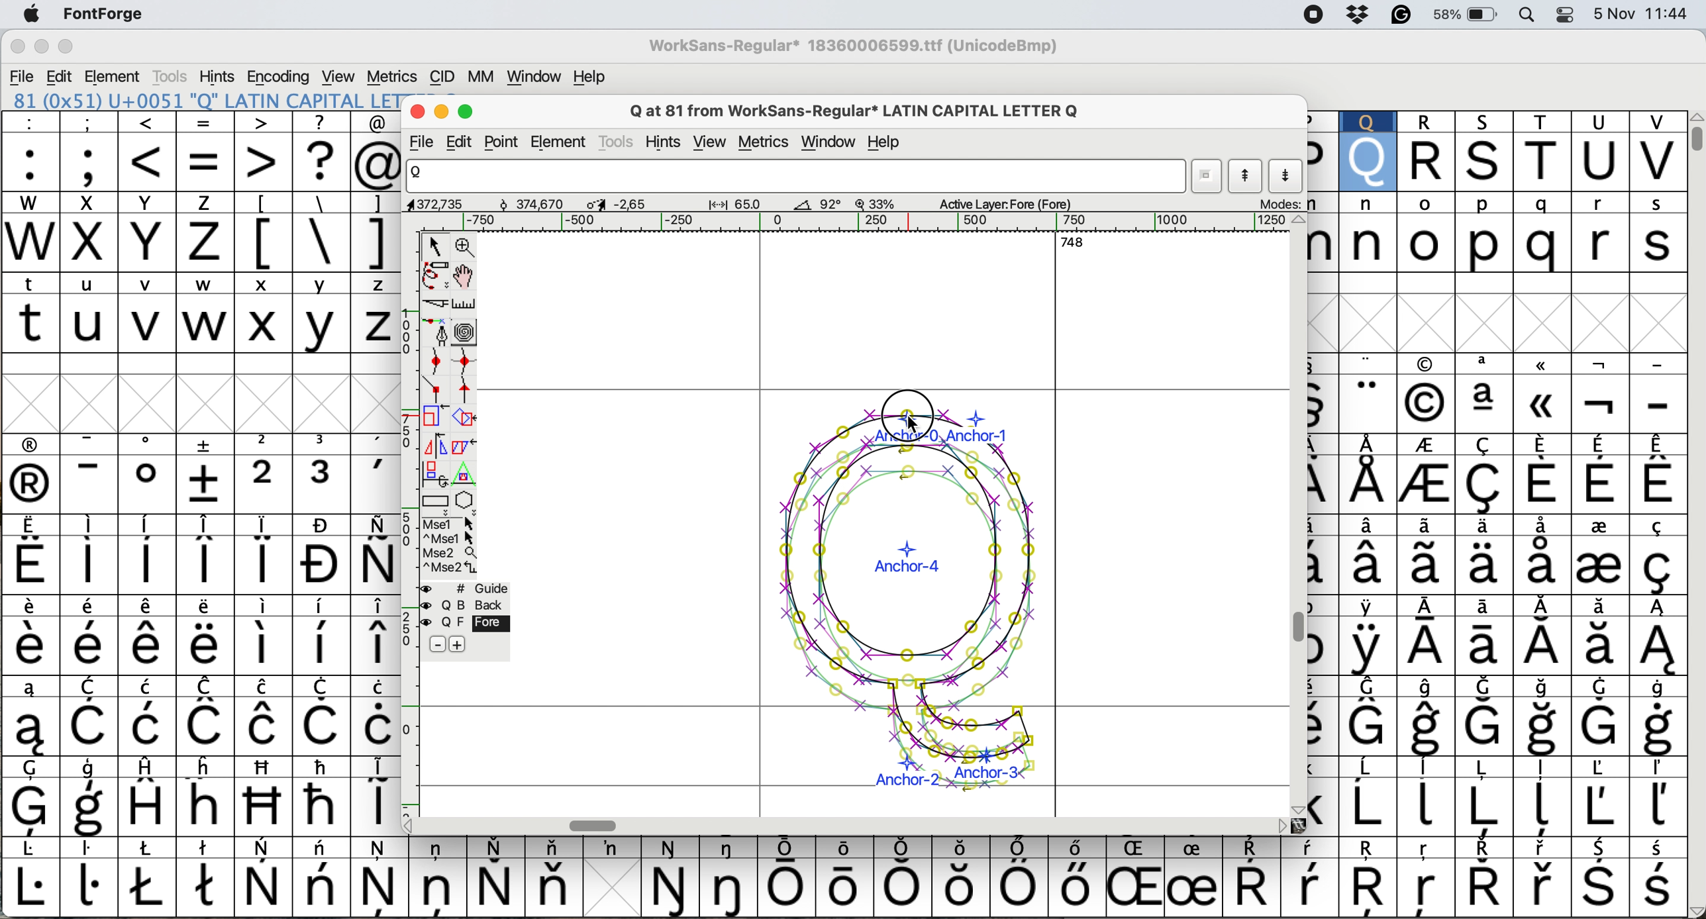 Image resolution: width=1706 pixels, height=919 pixels. What do you see at coordinates (393, 76) in the screenshot?
I see `metrics` at bounding box center [393, 76].